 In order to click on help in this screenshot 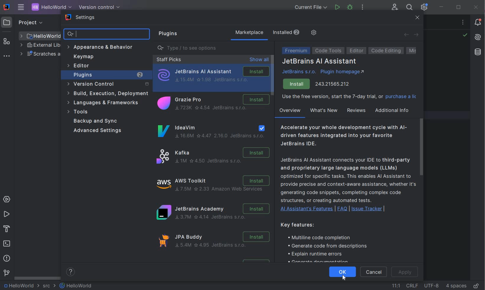, I will do `click(71, 272)`.